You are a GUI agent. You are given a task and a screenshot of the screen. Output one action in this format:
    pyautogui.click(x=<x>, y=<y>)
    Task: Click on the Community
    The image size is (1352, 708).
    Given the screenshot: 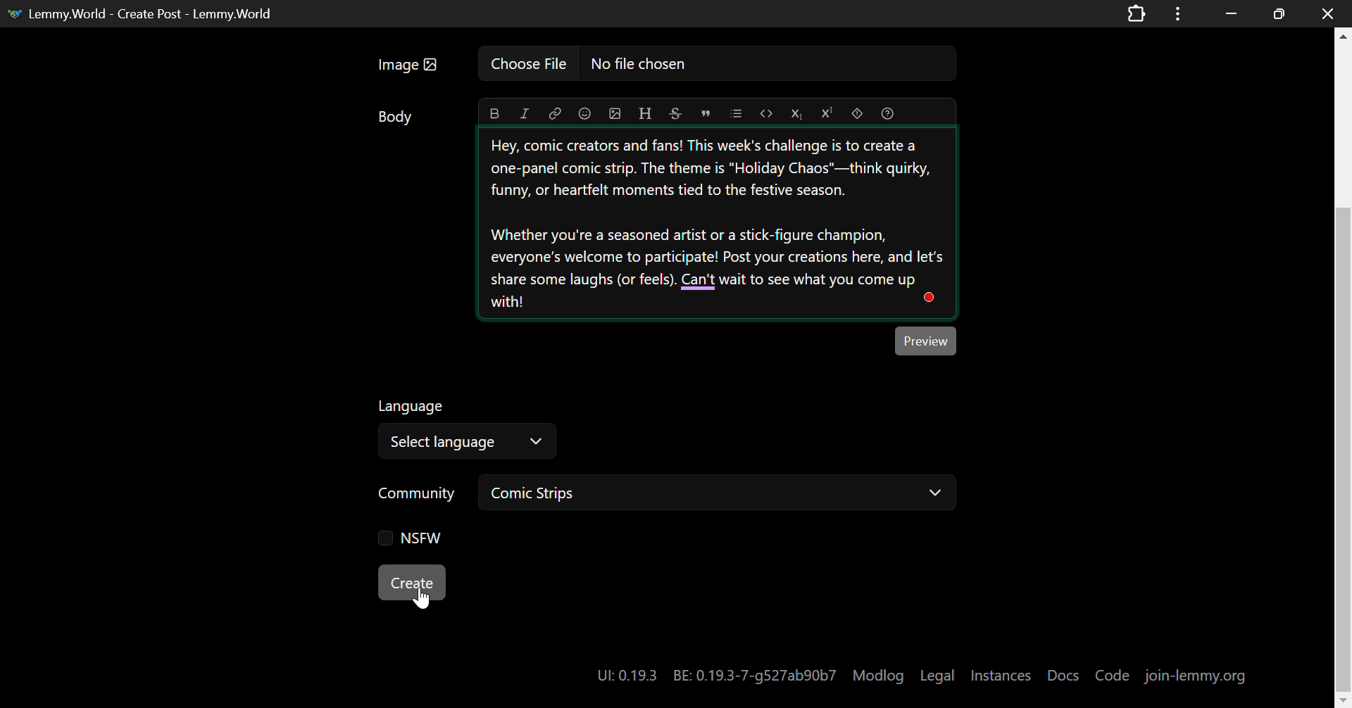 What is the action you would take?
    pyautogui.click(x=418, y=491)
    